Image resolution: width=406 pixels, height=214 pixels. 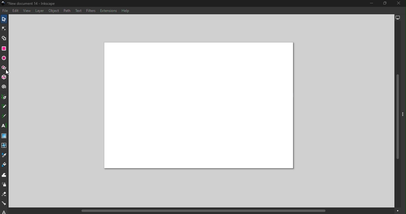 I want to click on Edit, so click(x=15, y=11).